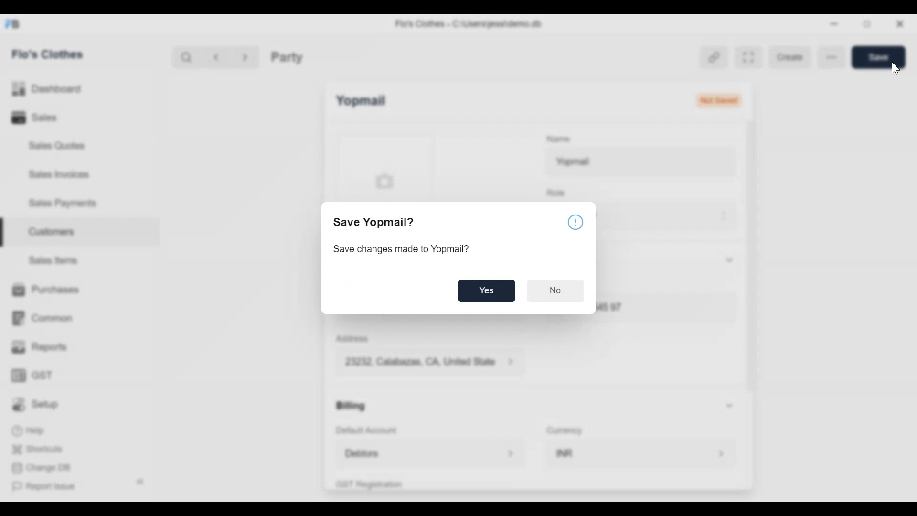 The width and height of the screenshot is (917, 516). I want to click on Save changes made to Yopmail?, so click(402, 250).